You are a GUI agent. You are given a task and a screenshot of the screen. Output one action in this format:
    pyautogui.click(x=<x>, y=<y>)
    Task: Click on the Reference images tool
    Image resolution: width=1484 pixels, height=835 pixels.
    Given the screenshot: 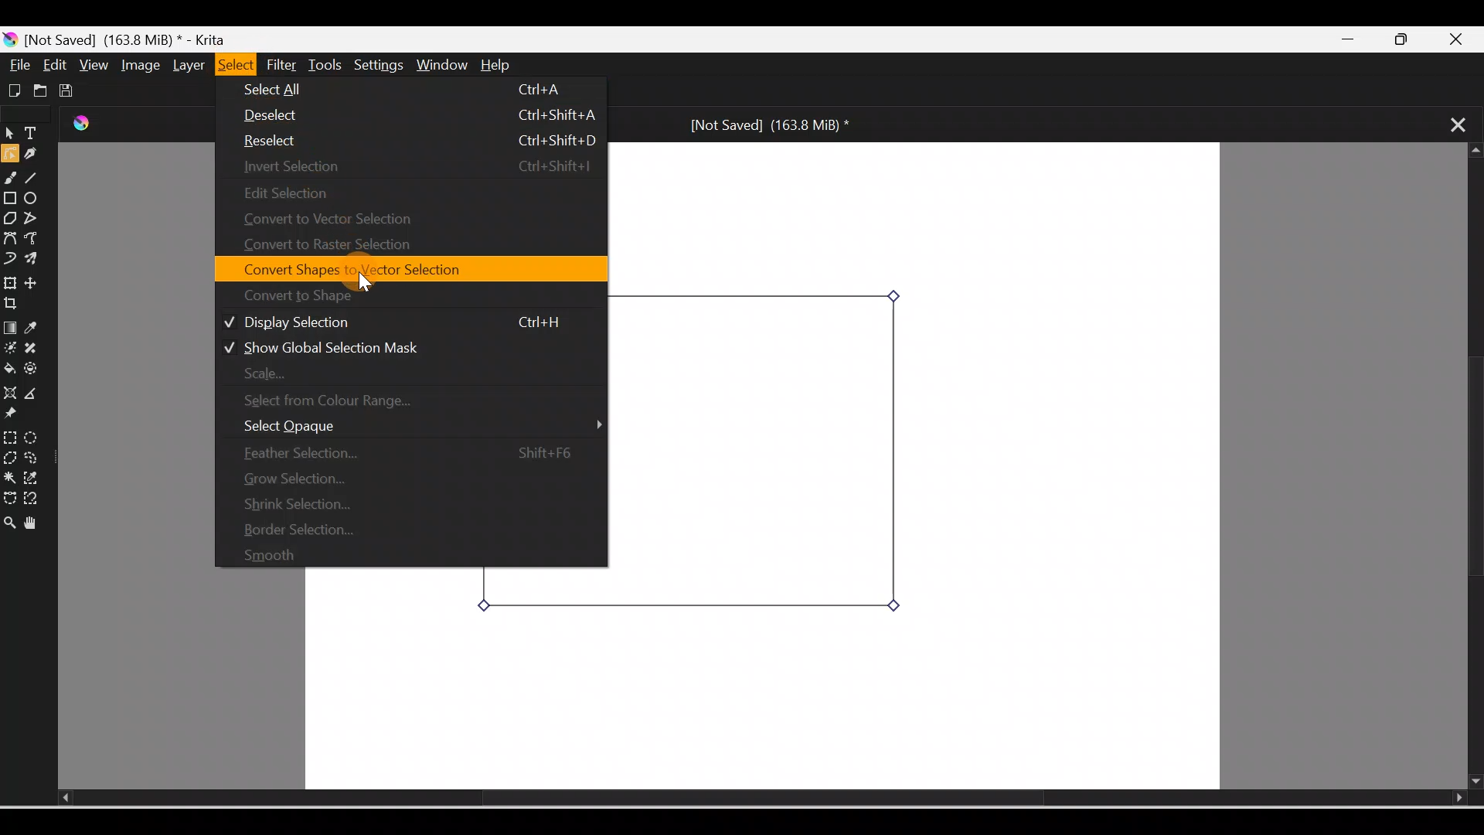 What is the action you would take?
    pyautogui.click(x=19, y=416)
    